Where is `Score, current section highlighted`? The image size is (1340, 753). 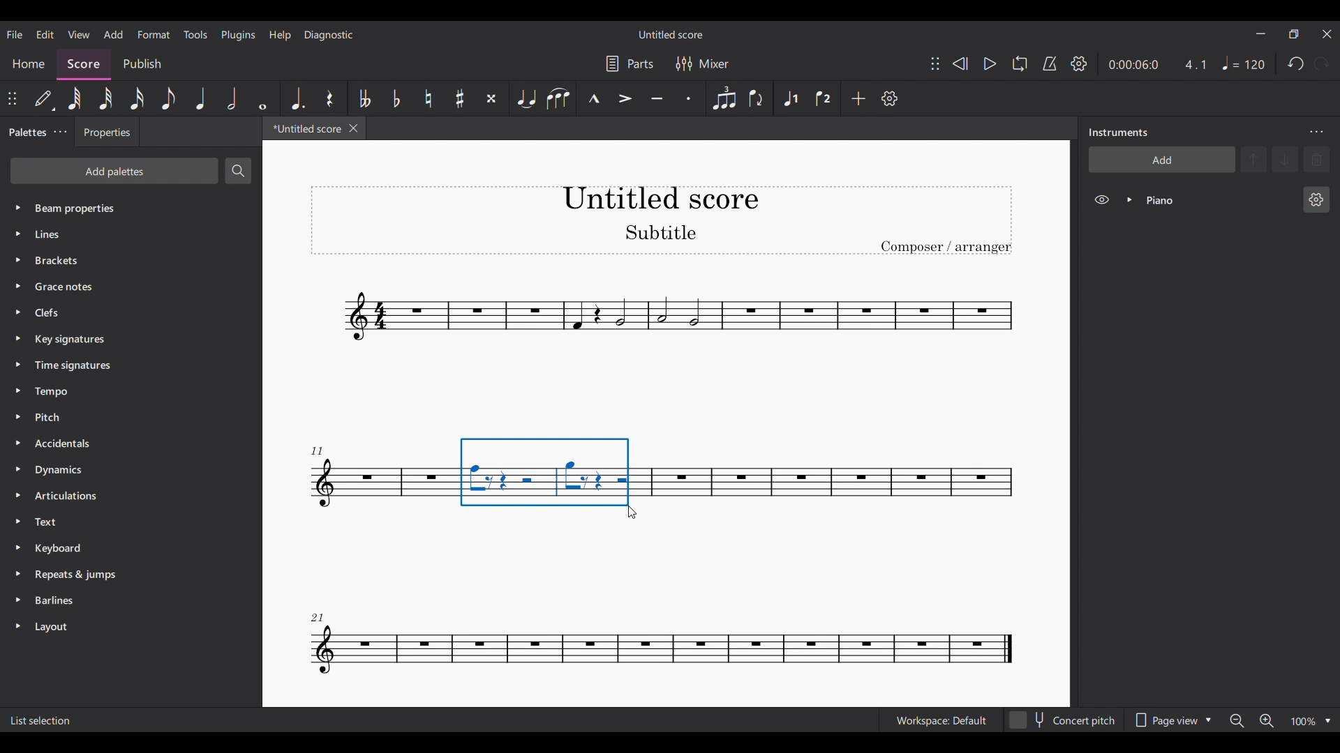
Score, current section highlighted is located at coordinates (84, 61).